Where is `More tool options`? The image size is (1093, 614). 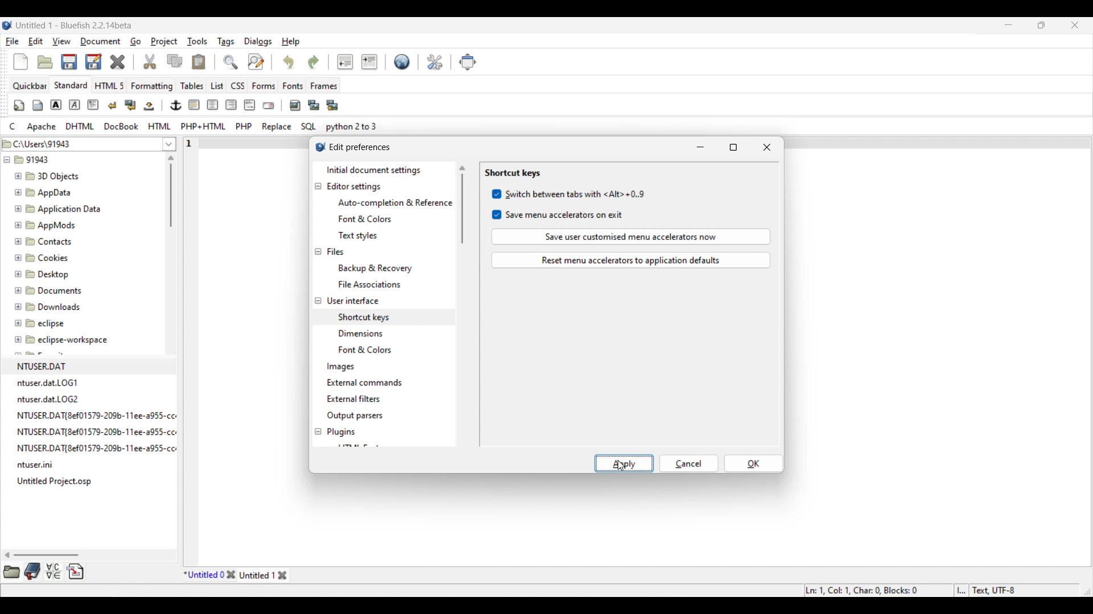 More tool options is located at coordinates (43, 571).